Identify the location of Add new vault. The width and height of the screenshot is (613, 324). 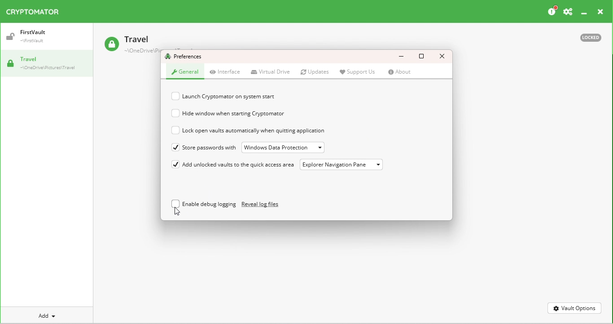
(42, 315).